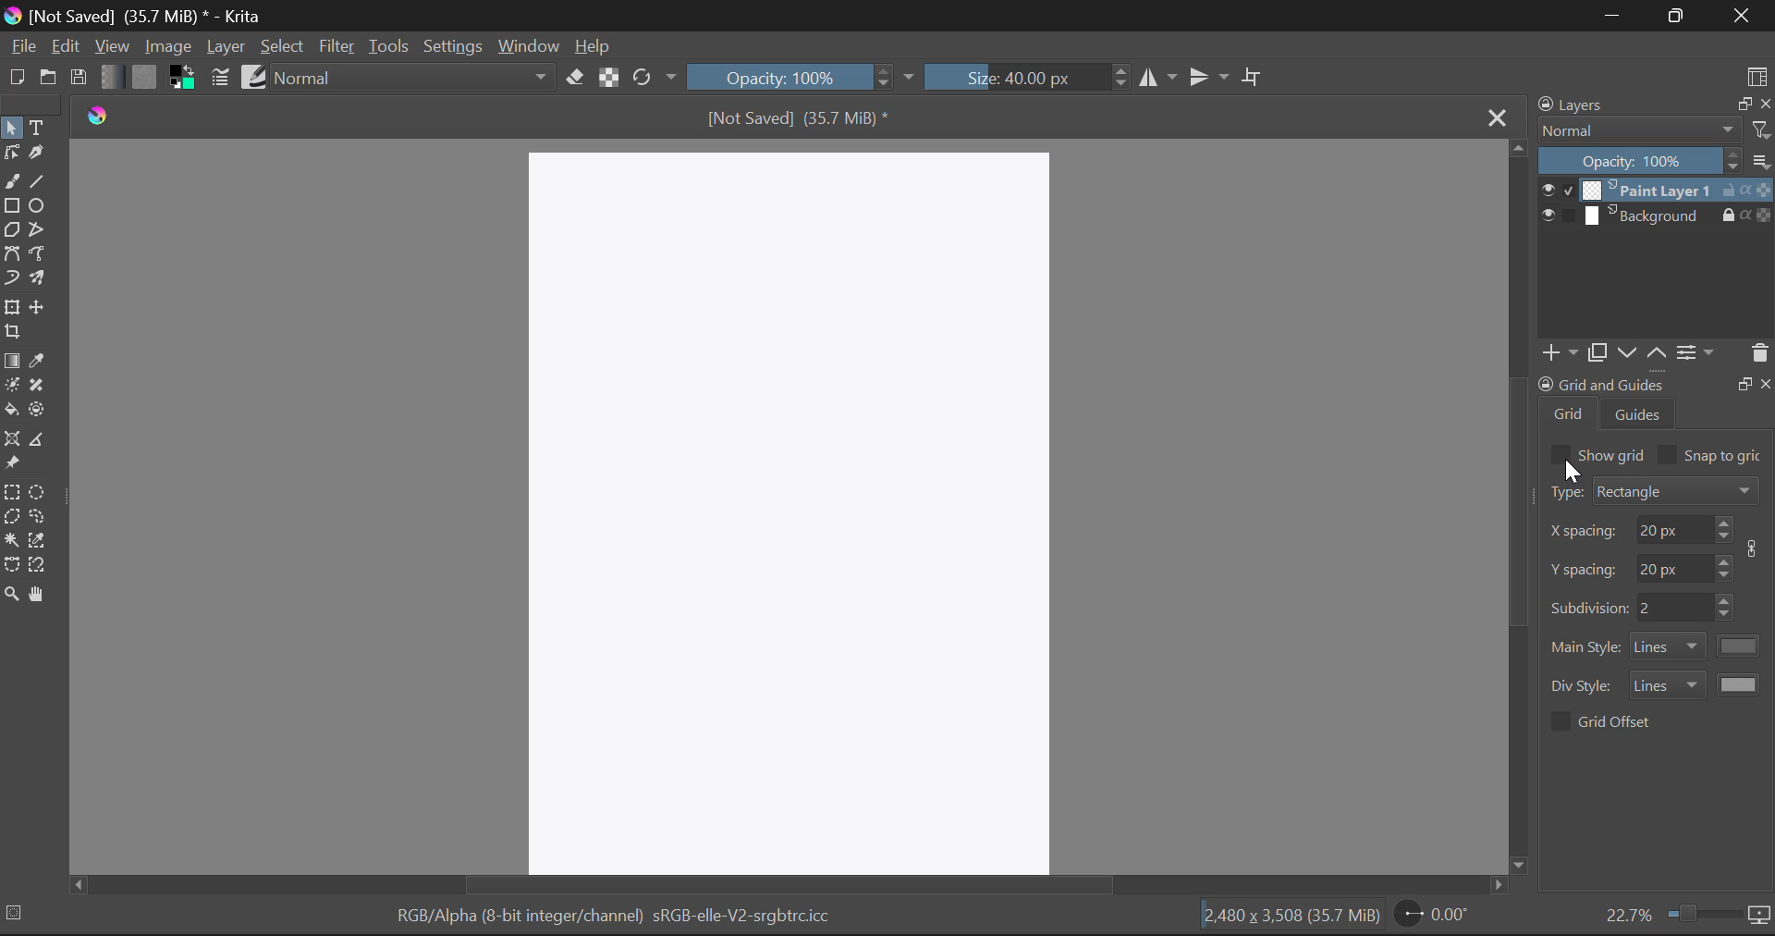 Image resolution: width=1775 pixels, height=936 pixels. What do you see at coordinates (16, 77) in the screenshot?
I see `New` at bounding box center [16, 77].